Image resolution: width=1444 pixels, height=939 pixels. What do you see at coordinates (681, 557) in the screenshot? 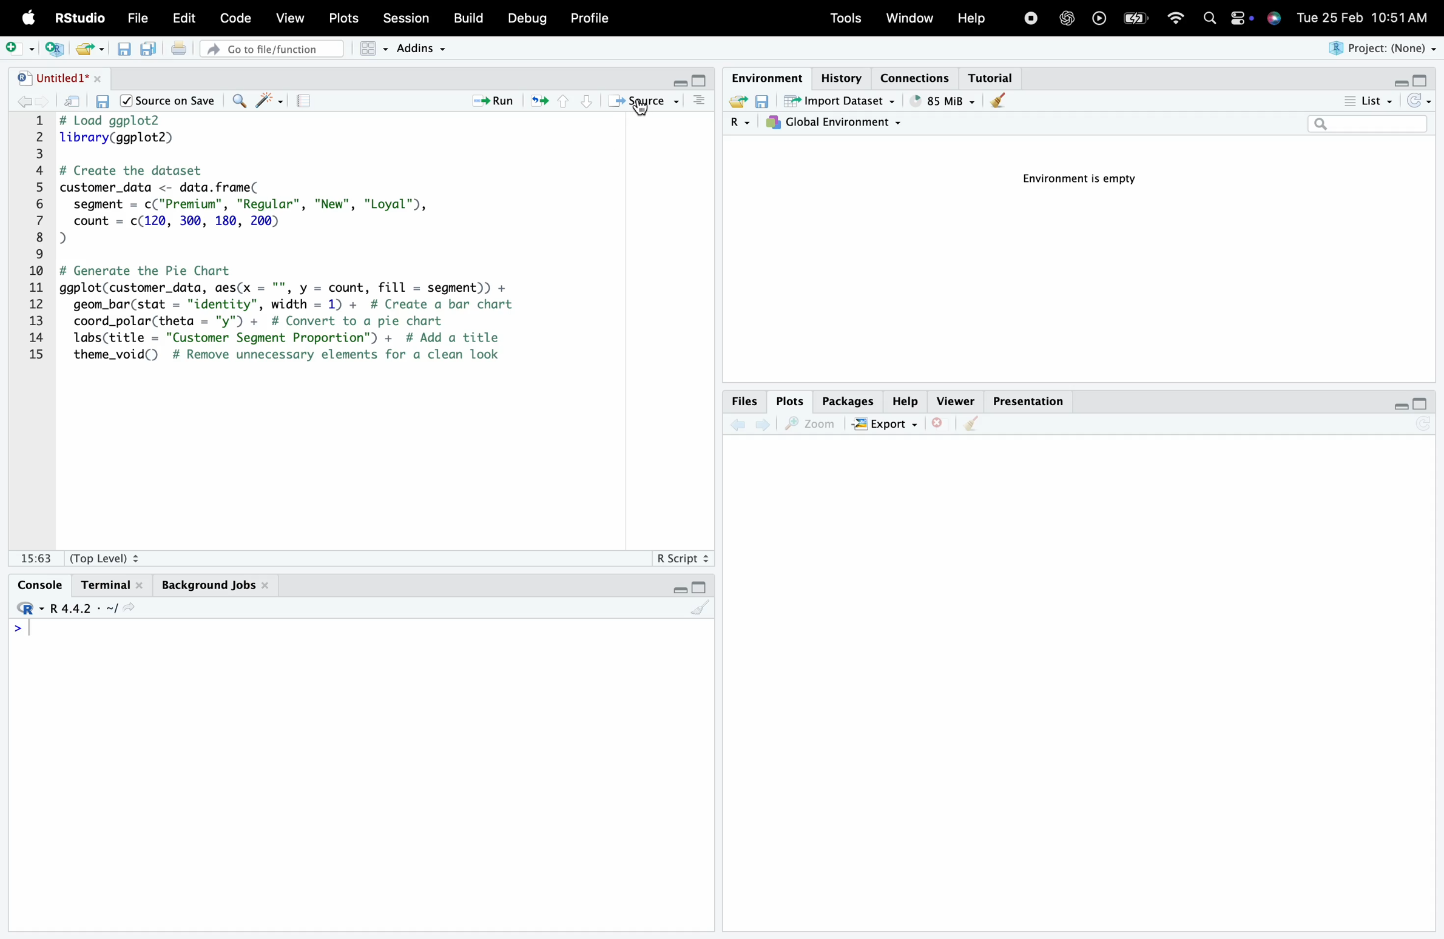
I see `R Script +` at bounding box center [681, 557].